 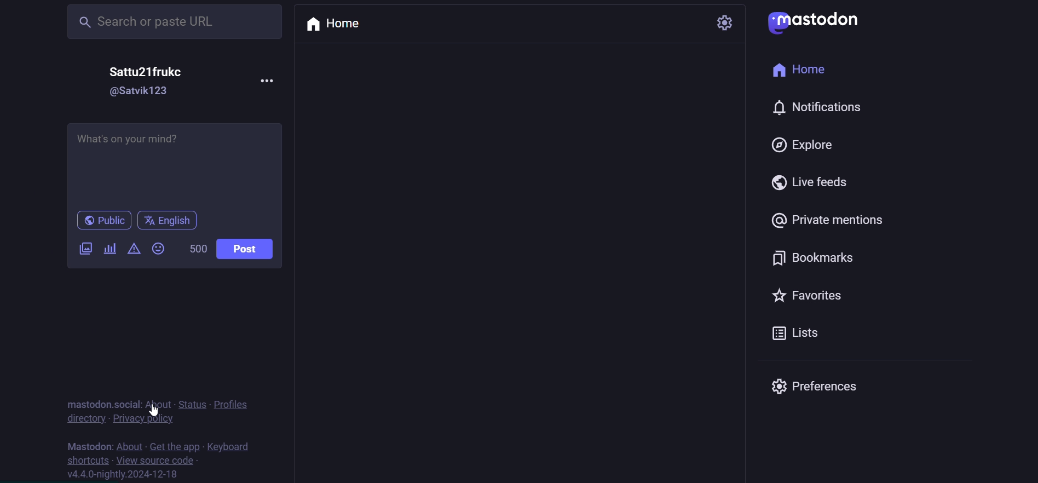 I want to click on post, so click(x=250, y=249).